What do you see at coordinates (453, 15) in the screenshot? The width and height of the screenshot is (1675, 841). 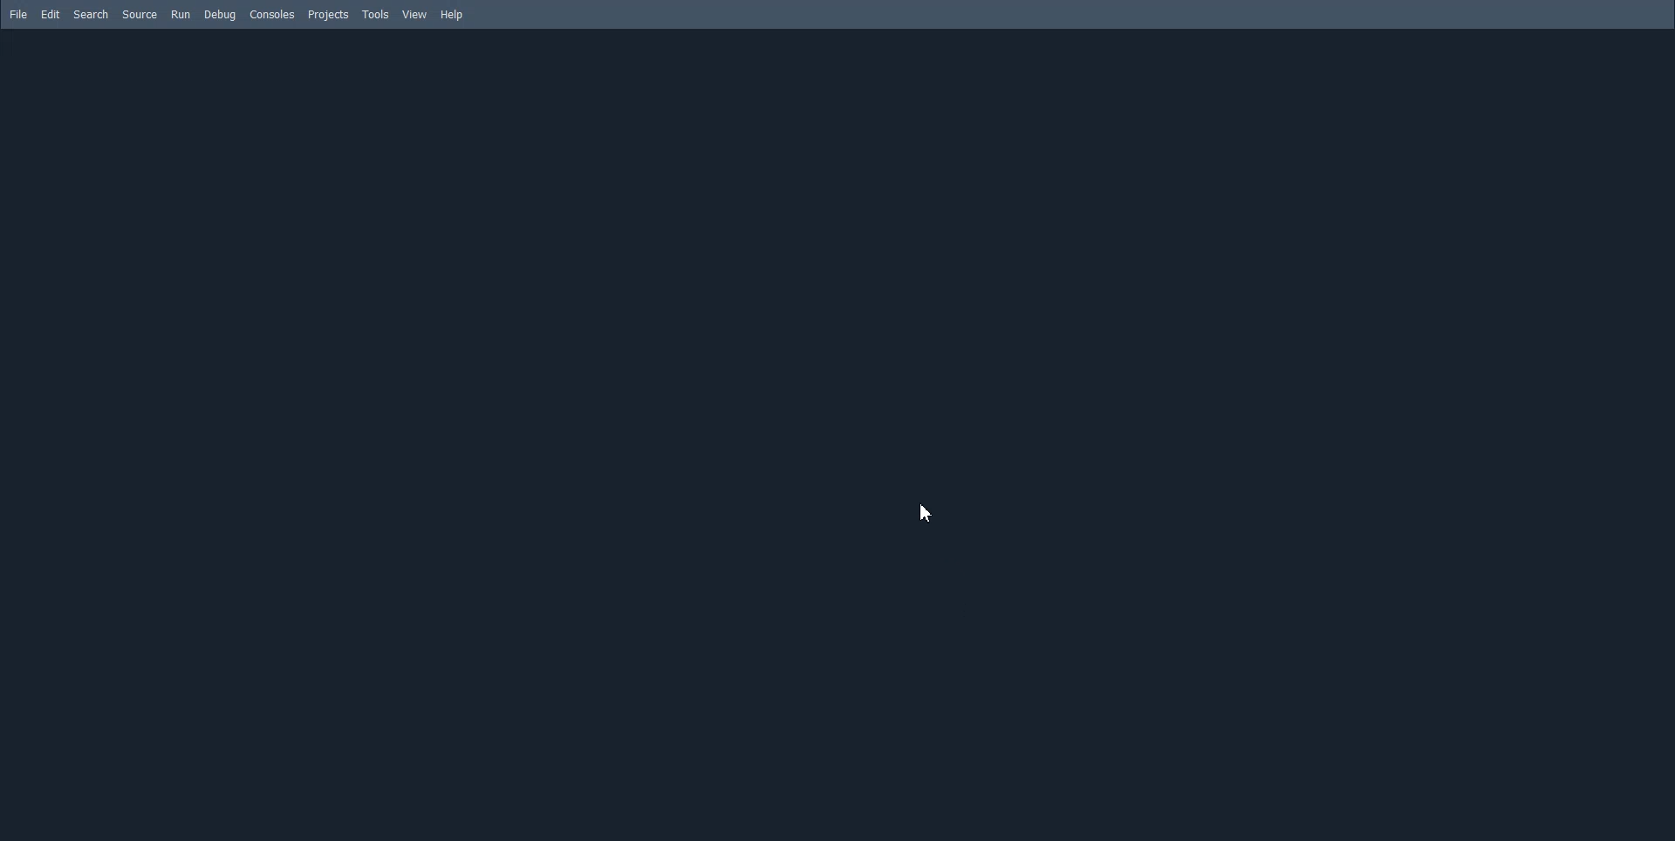 I see `Help` at bounding box center [453, 15].